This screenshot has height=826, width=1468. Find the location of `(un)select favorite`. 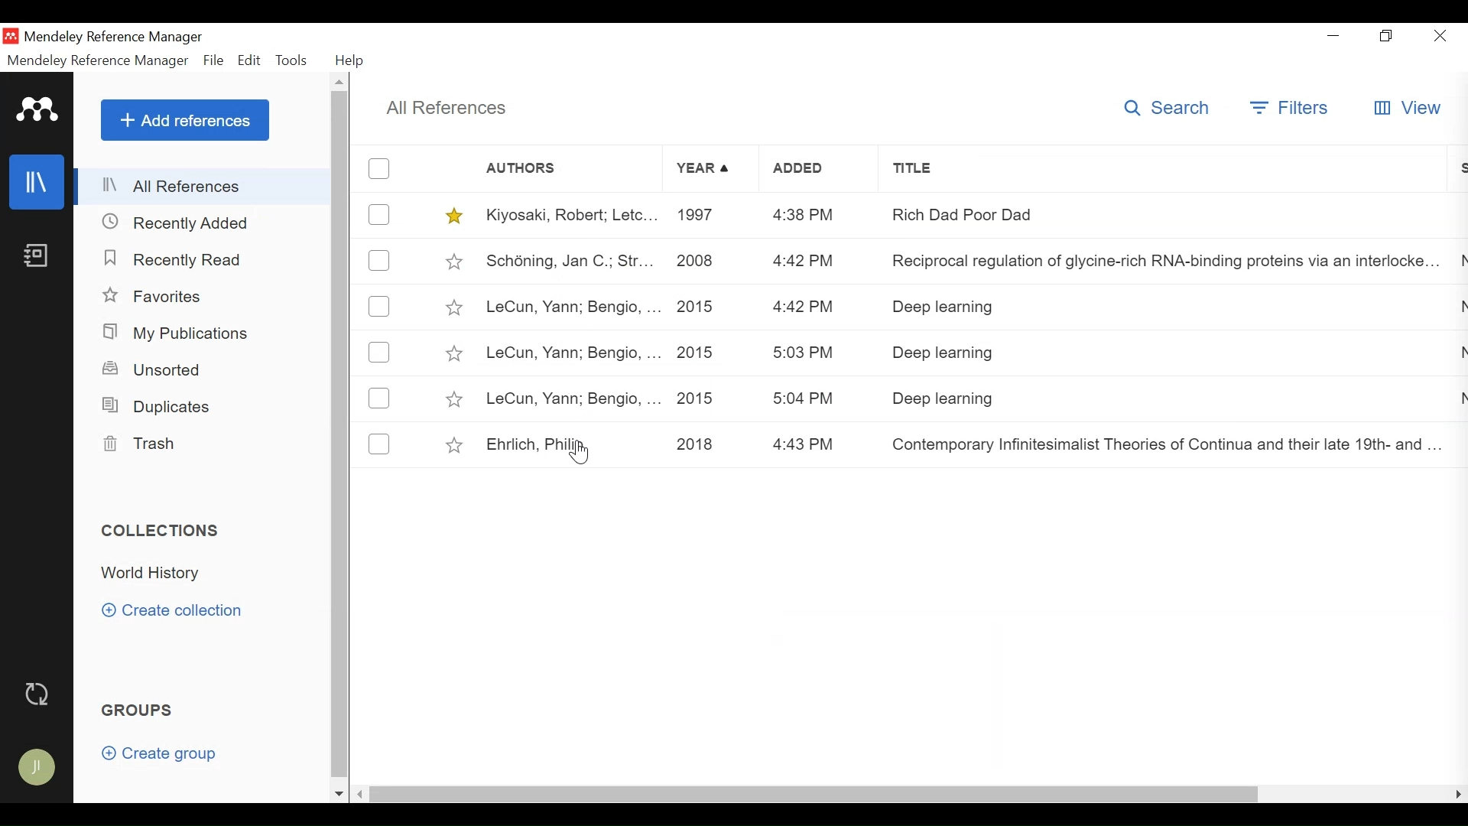

(un)select favorite is located at coordinates (453, 307).